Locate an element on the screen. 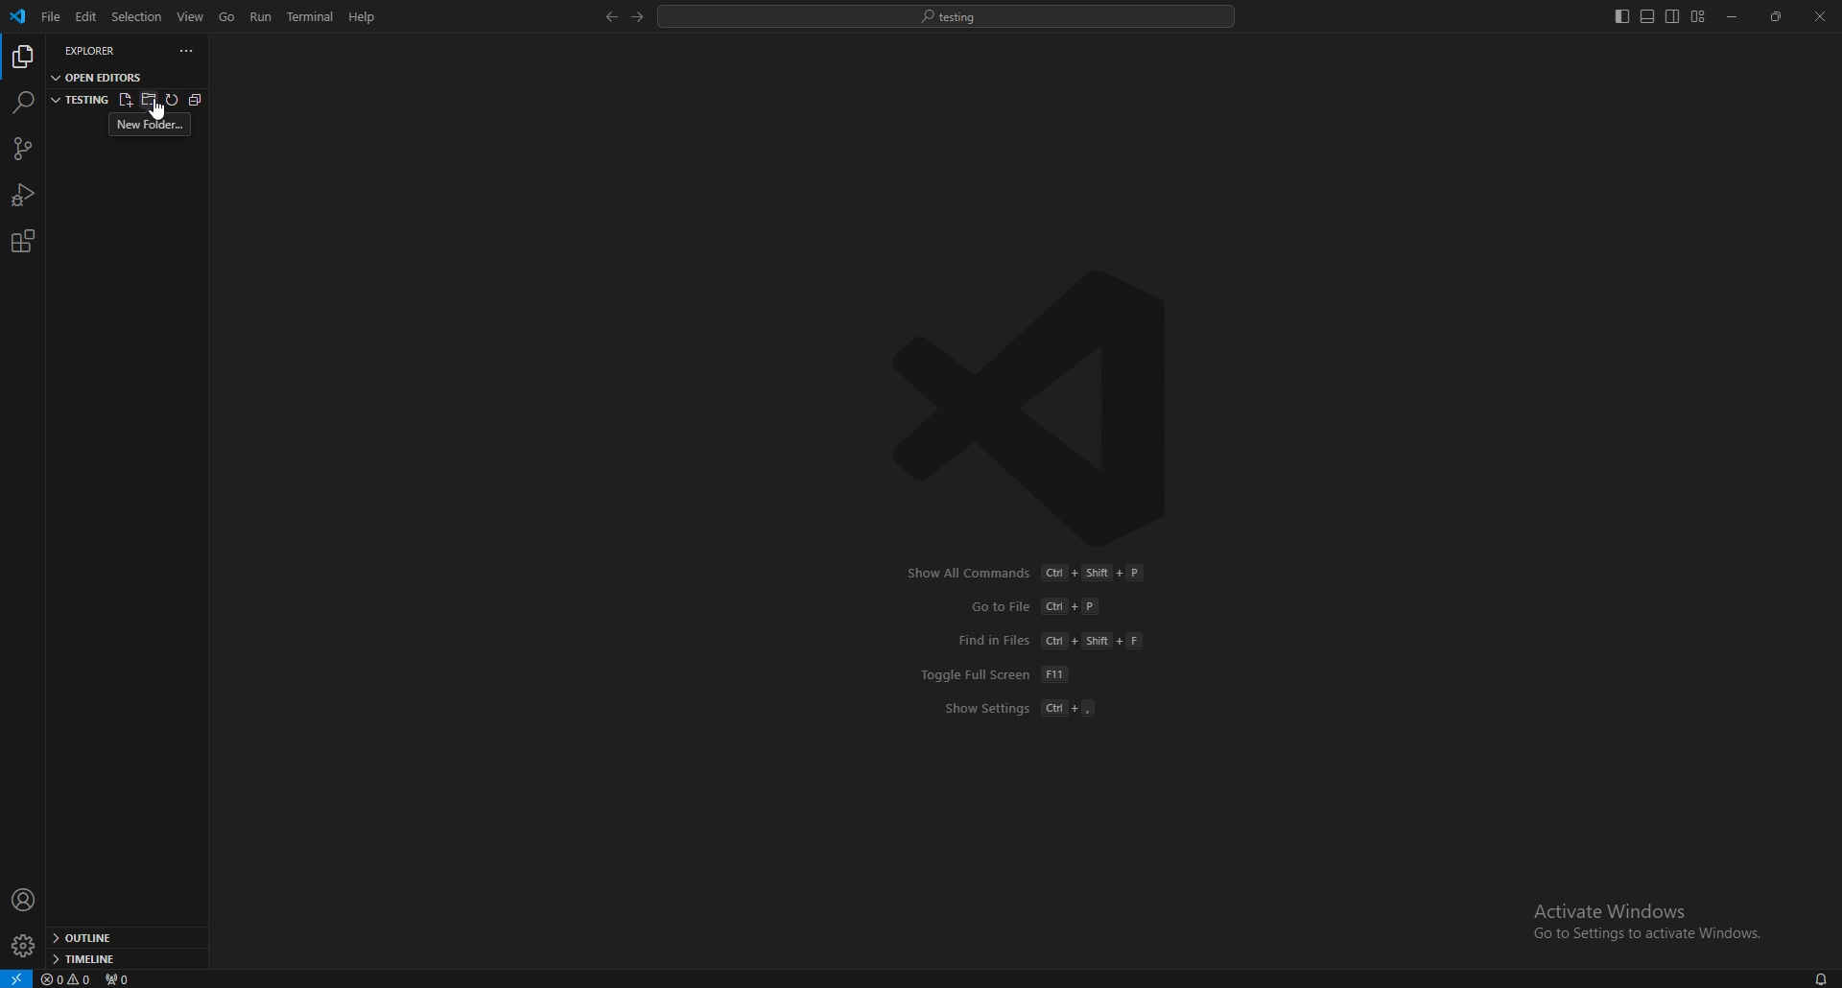 The height and width of the screenshot is (988, 1842). notification is located at coordinates (1819, 978).